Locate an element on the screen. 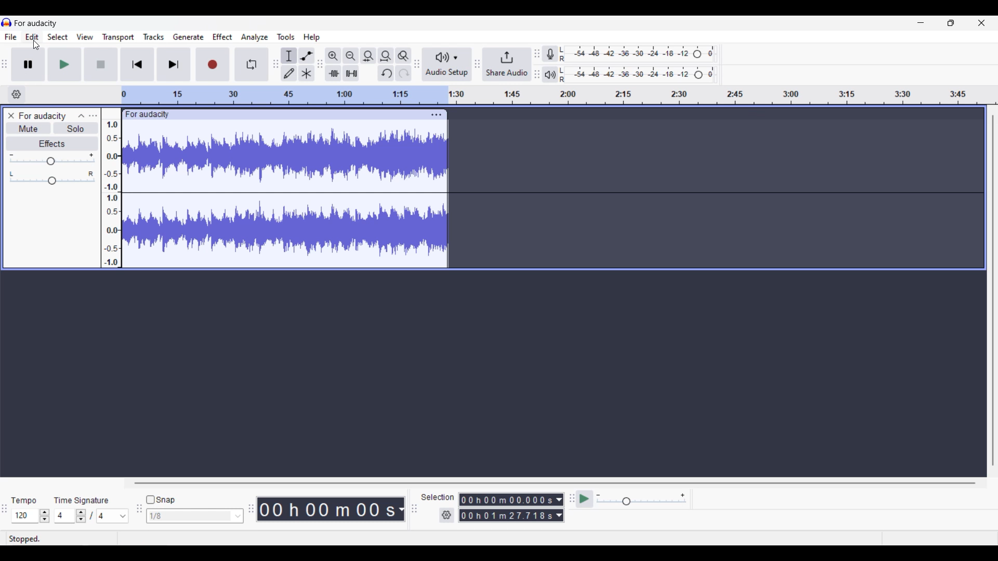  Envelop tool is located at coordinates (307, 56).